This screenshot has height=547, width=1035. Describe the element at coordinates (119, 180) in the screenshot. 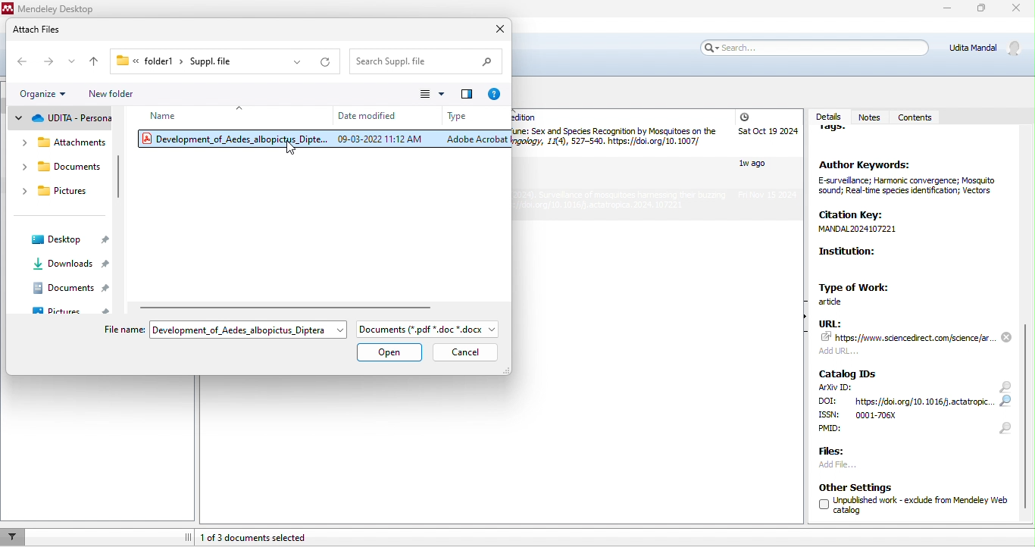

I see `vertical scroll bar` at that location.